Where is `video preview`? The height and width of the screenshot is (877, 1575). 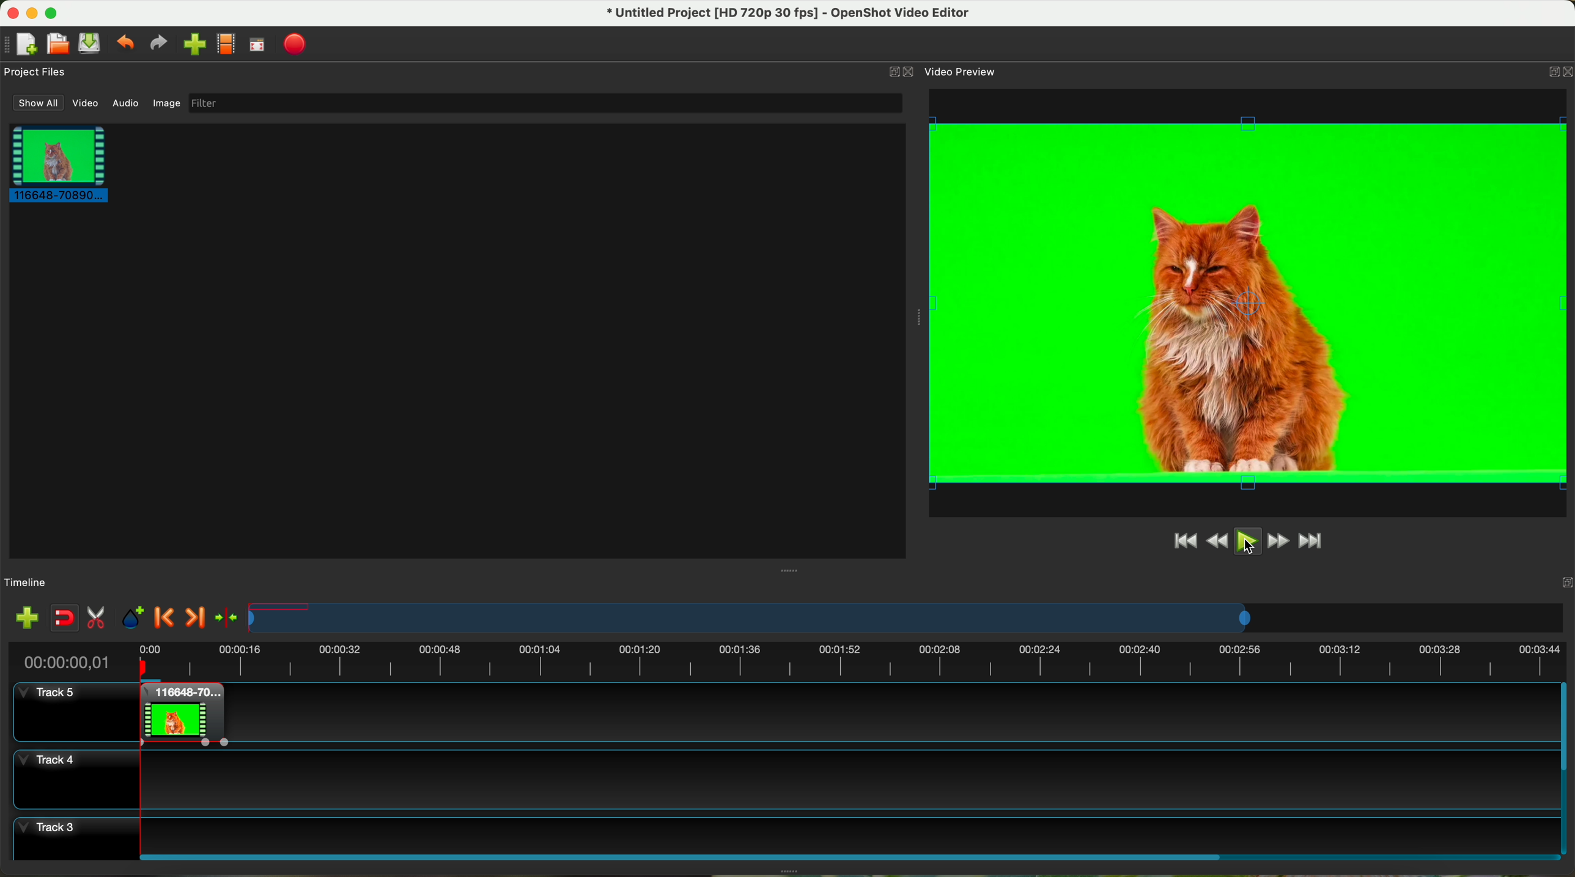
video preview is located at coordinates (962, 71).